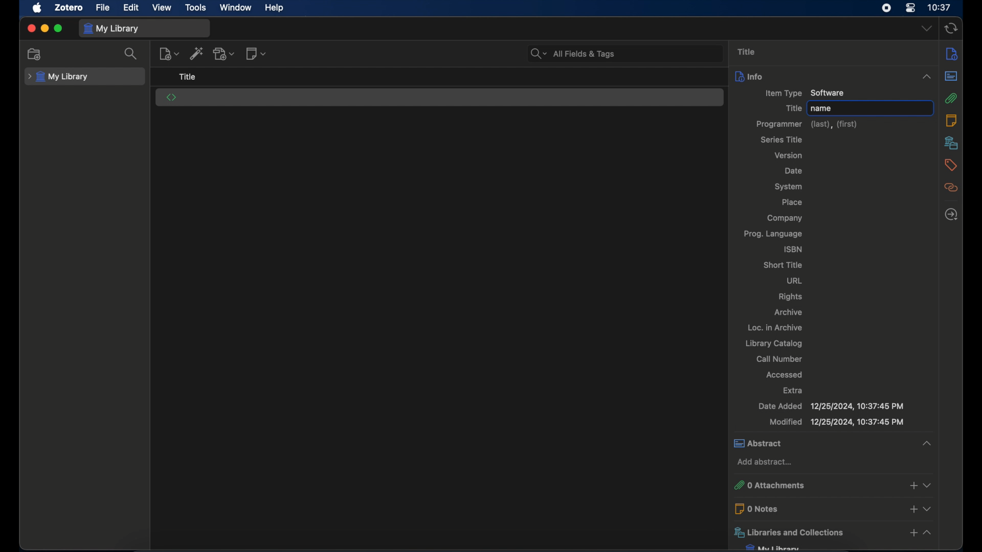  Describe the element at coordinates (197, 55) in the screenshot. I see `add item  by identifier` at that location.